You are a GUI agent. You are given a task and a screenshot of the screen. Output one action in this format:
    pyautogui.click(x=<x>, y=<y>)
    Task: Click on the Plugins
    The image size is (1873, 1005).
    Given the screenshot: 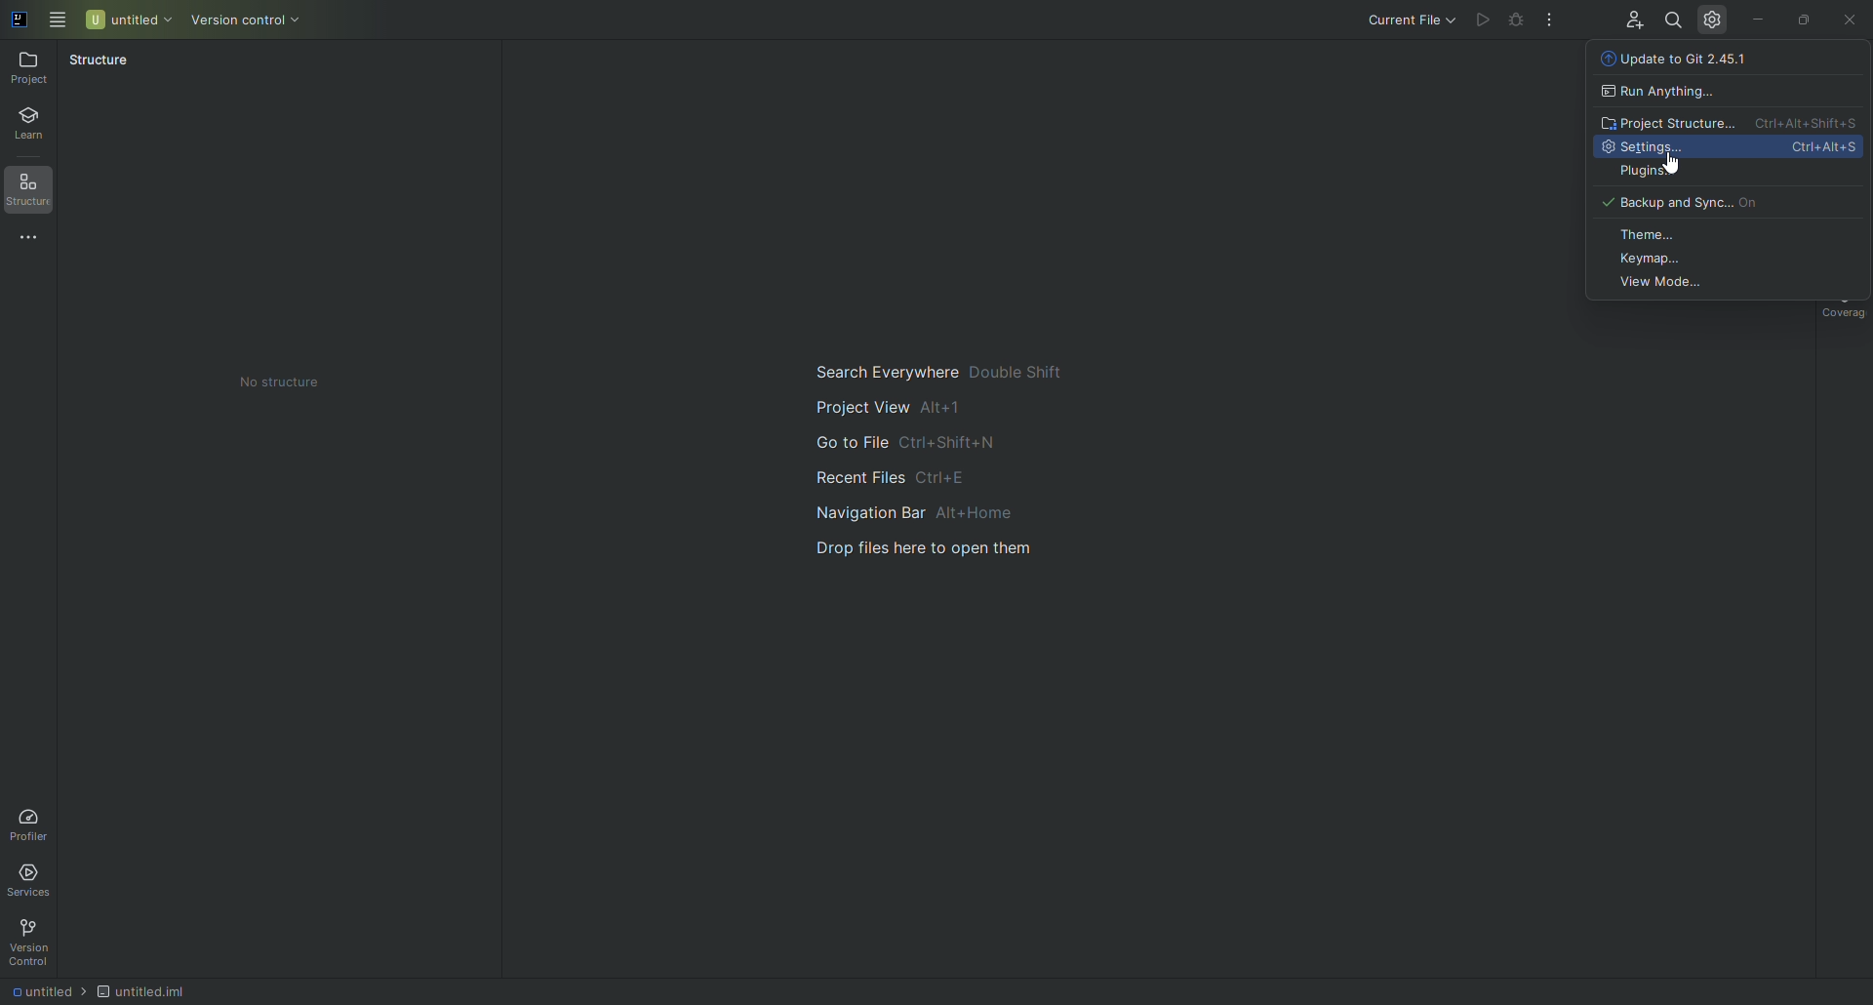 What is the action you would take?
    pyautogui.click(x=1646, y=172)
    